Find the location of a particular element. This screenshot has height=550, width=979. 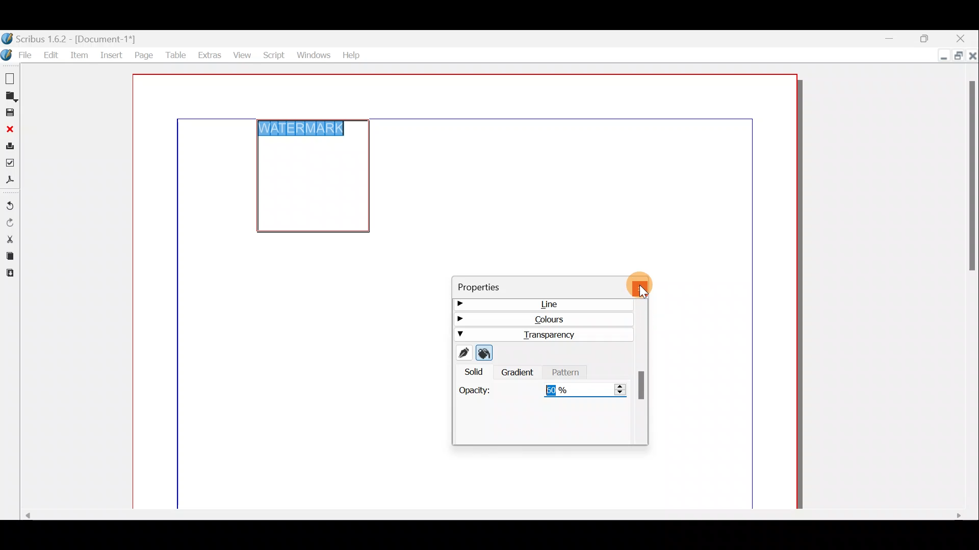

Line is located at coordinates (540, 306).